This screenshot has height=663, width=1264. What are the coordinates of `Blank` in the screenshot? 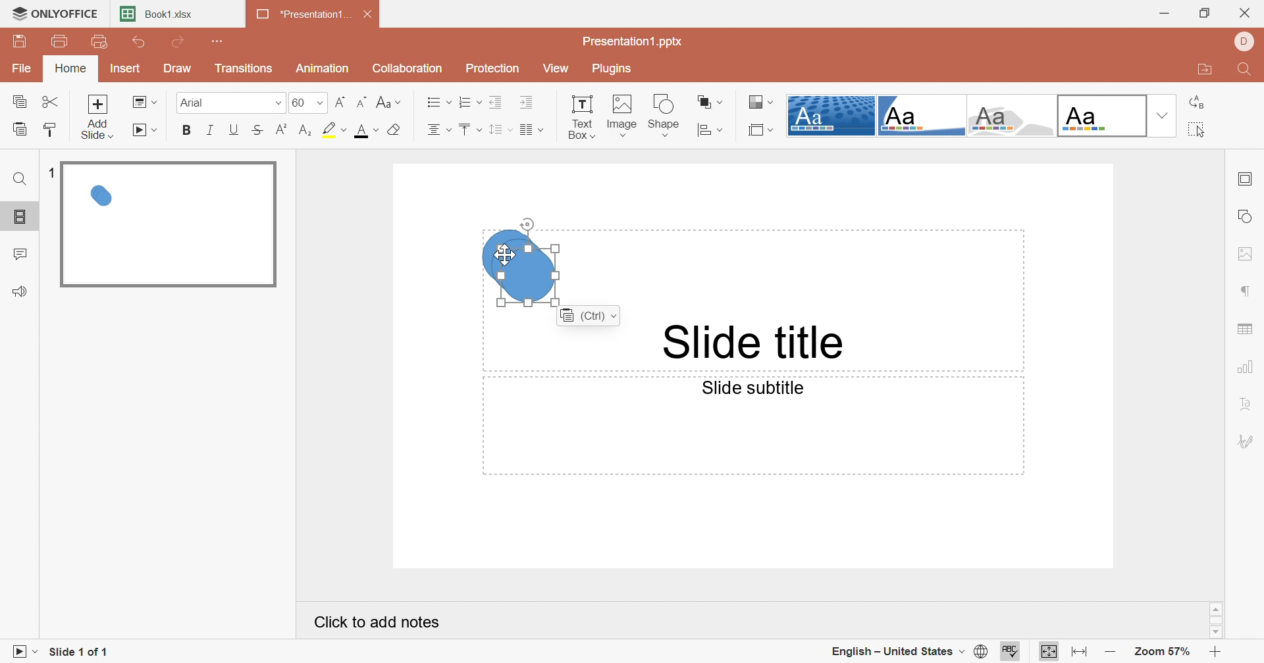 It's located at (1101, 116).